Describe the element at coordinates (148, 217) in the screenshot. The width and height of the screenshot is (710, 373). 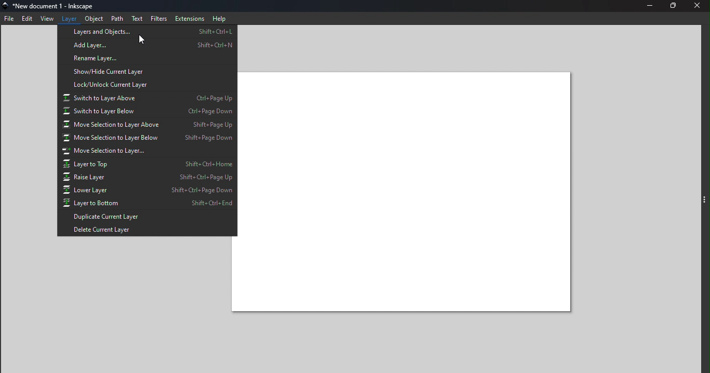
I see `Duplicate current layer` at that location.